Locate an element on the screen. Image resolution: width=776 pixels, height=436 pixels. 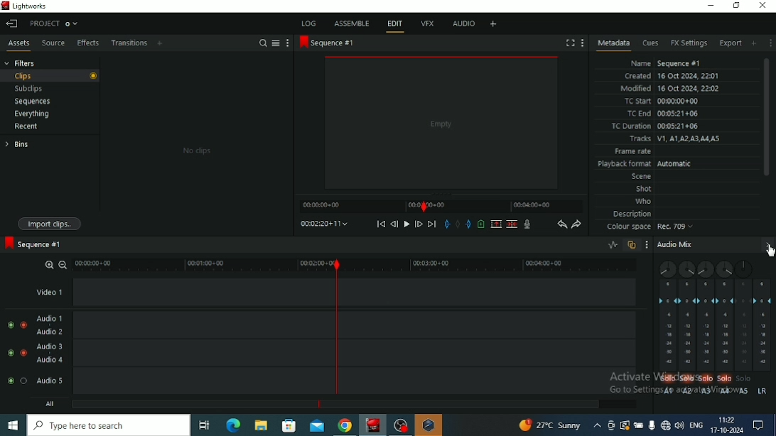
A1 is located at coordinates (669, 393).